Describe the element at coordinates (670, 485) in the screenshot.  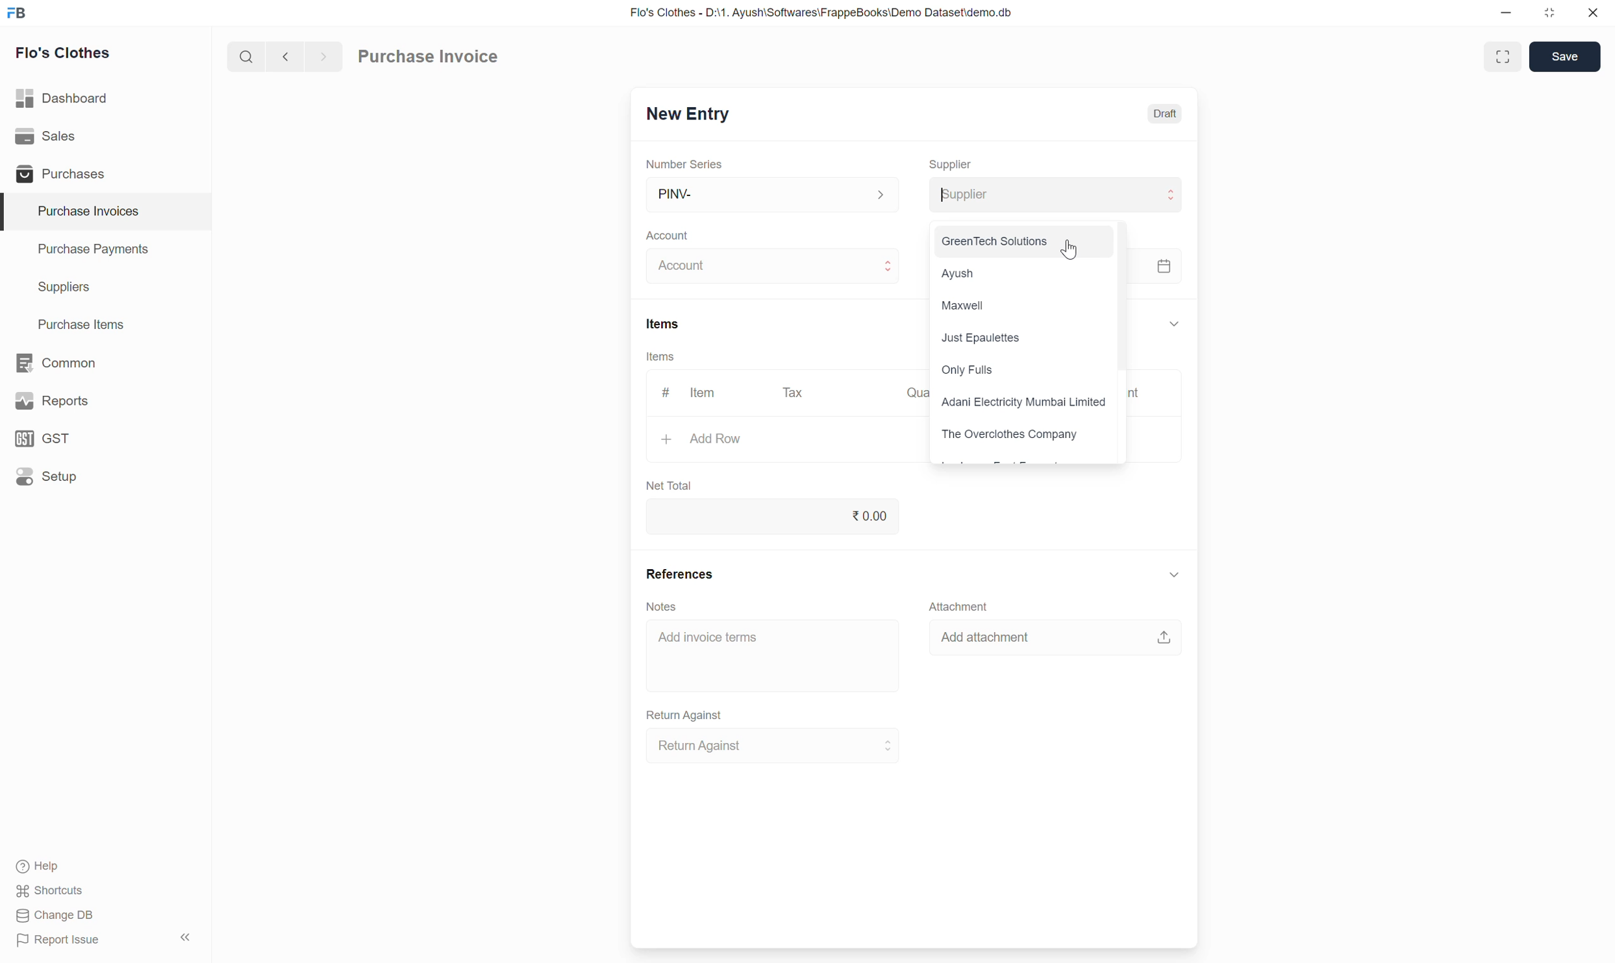
I see `Net Total` at that location.